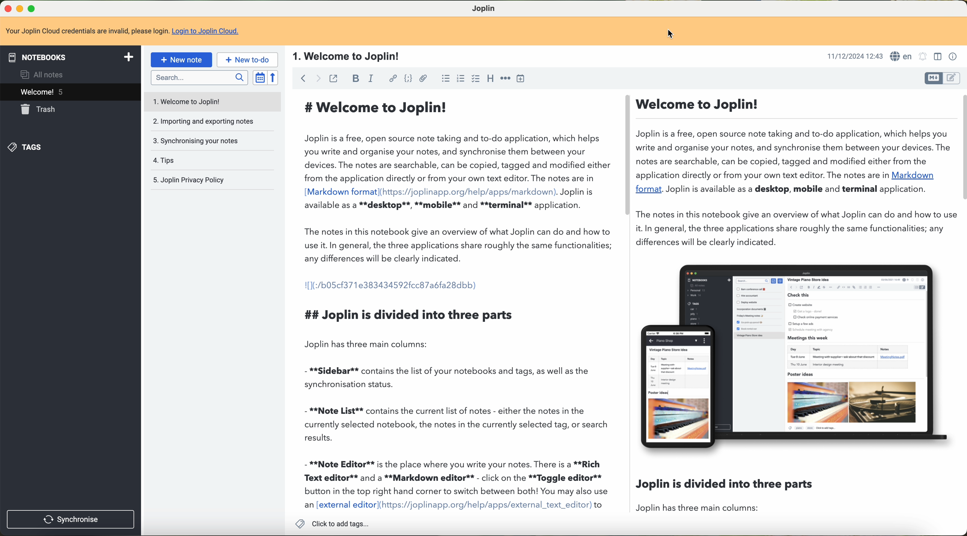  Describe the element at coordinates (673, 33) in the screenshot. I see `cursor` at that location.